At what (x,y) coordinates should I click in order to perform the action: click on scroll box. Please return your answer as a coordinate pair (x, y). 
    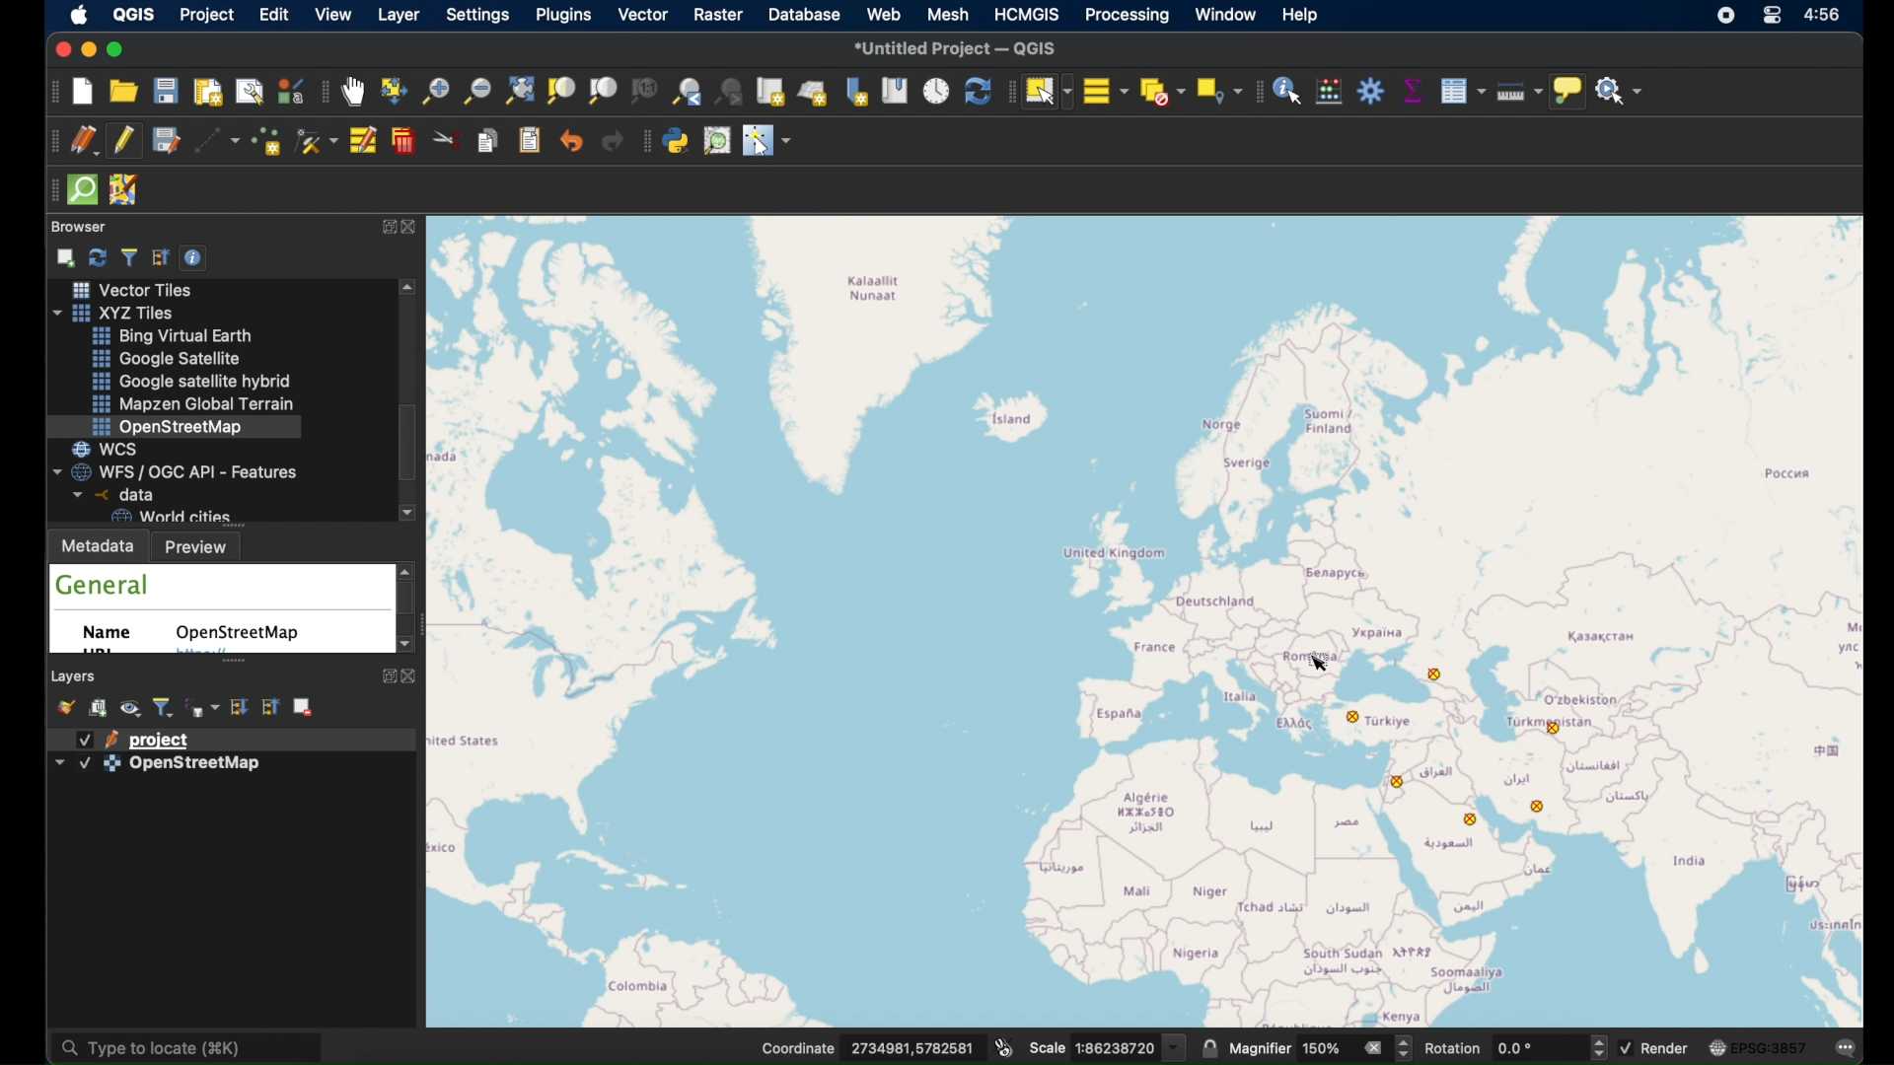
    Looking at the image, I should click on (412, 444).